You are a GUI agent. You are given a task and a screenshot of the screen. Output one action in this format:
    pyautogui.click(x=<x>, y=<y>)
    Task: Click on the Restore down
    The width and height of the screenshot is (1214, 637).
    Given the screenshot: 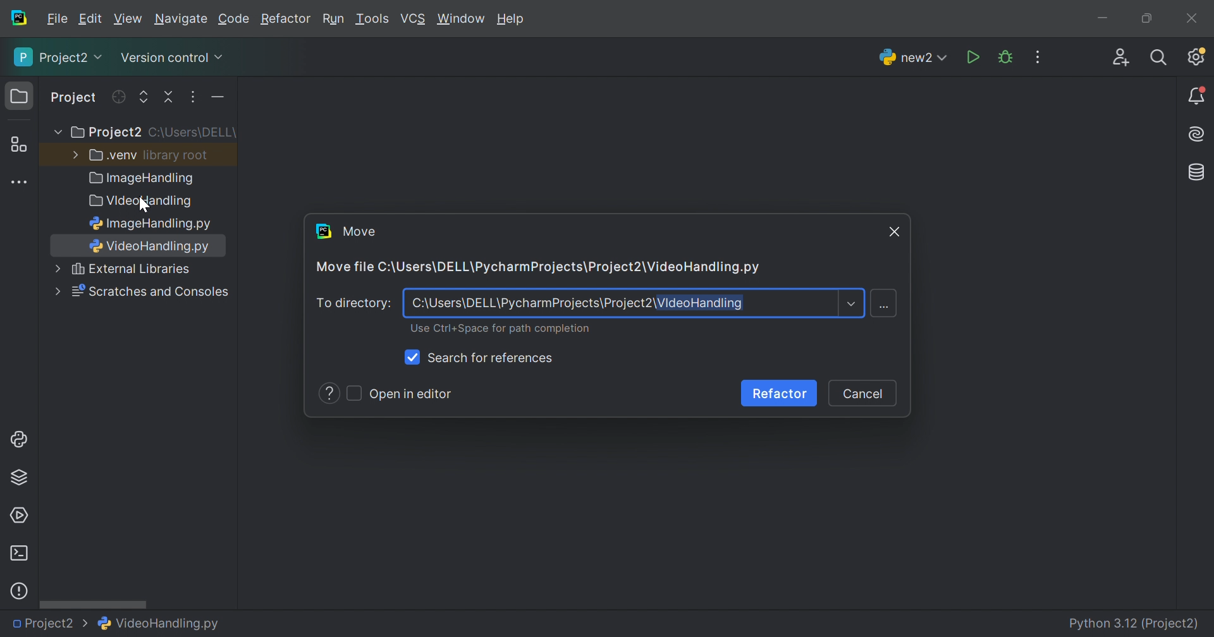 What is the action you would take?
    pyautogui.click(x=1146, y=20)
    